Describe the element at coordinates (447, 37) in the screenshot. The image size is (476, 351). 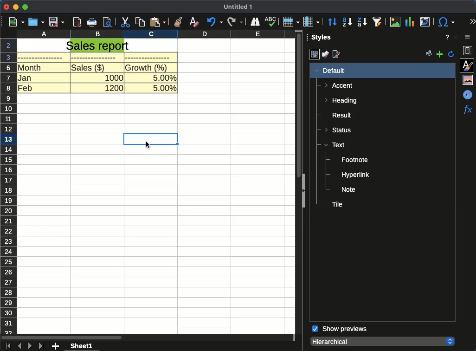
I see `help` at that location.